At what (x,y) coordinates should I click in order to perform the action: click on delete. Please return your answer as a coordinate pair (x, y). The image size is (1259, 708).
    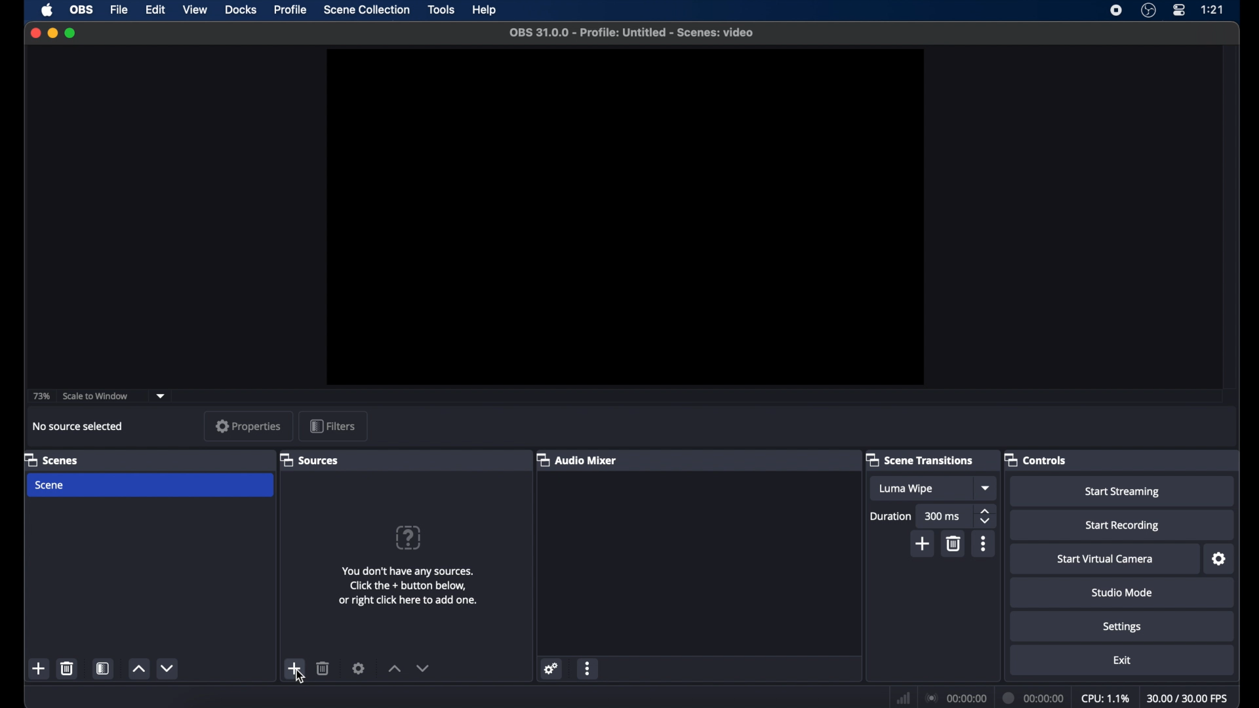
    Looking at the image, I should click on (323, 667).